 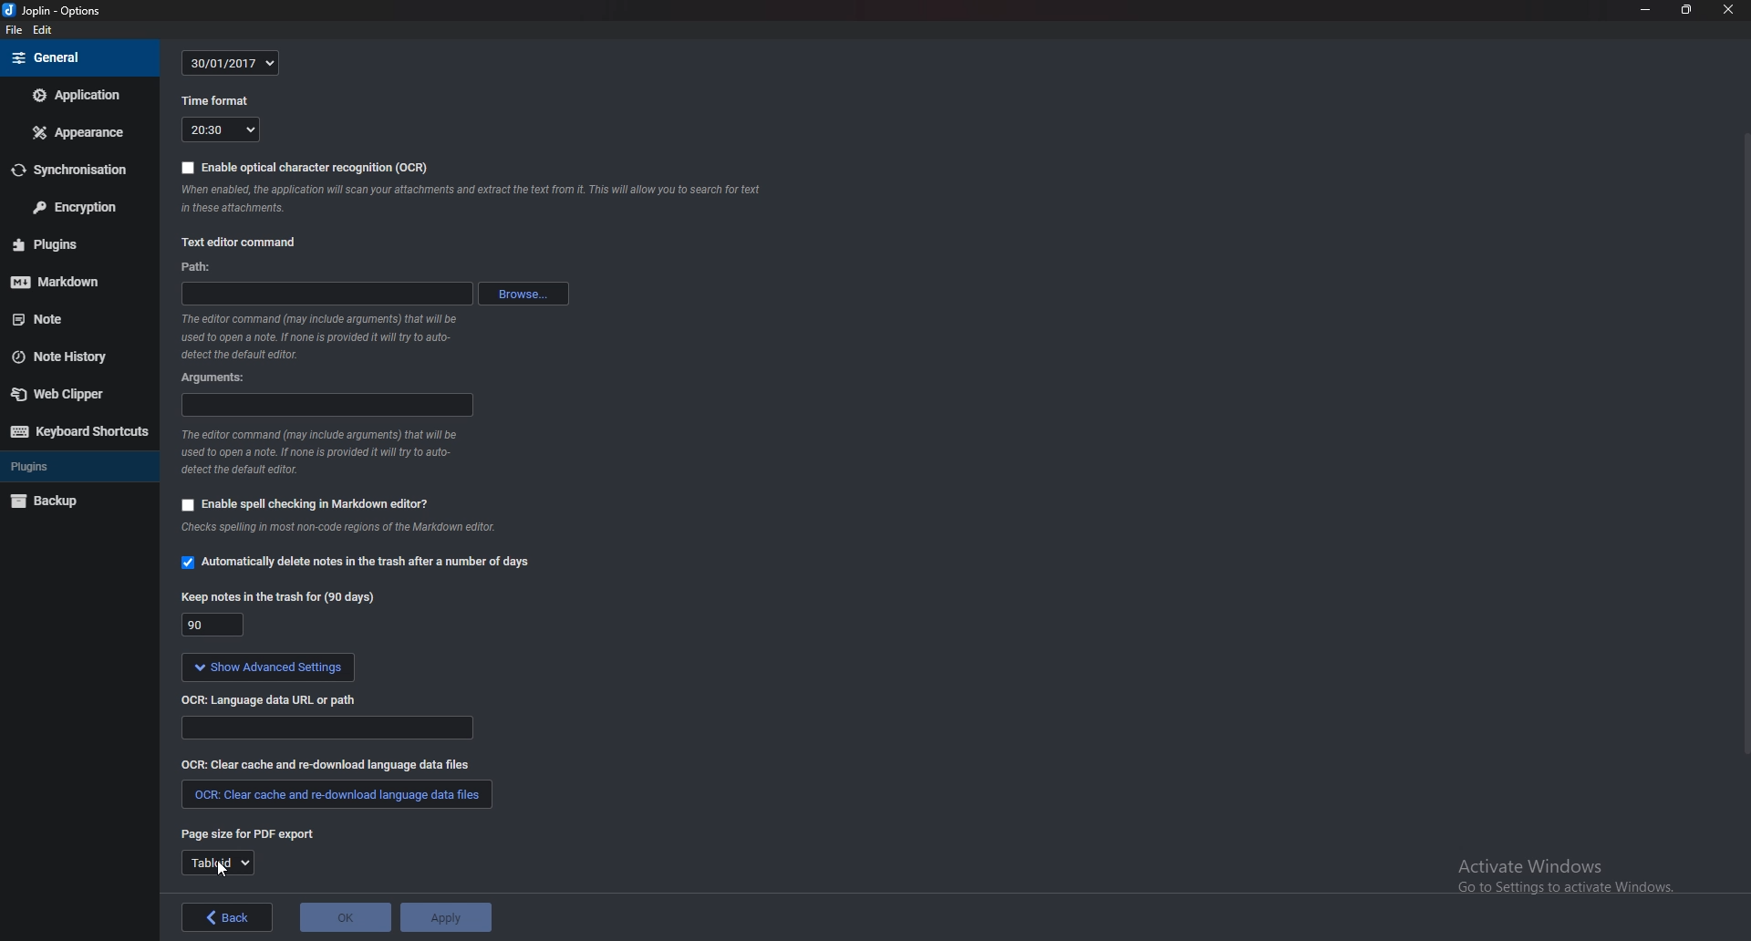 I want to click on Application, so click(x=78, y=97).